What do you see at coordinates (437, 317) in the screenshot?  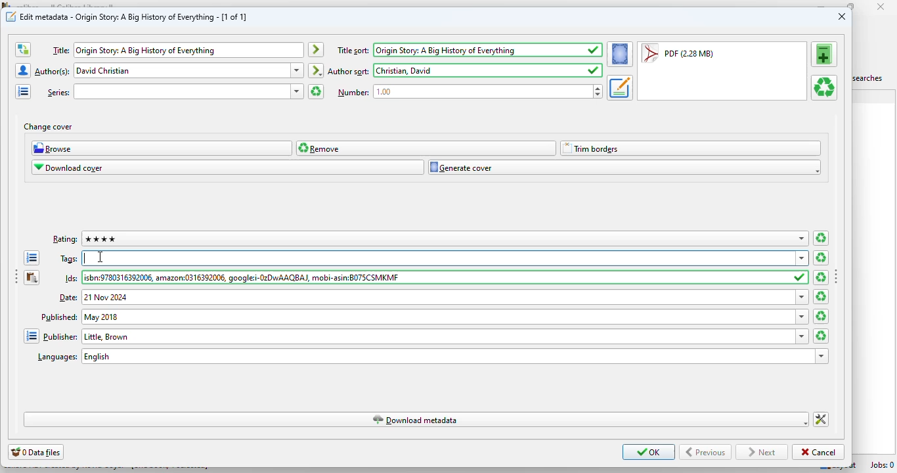 I see `Published: May 2018` at bounding box center [437, 317].